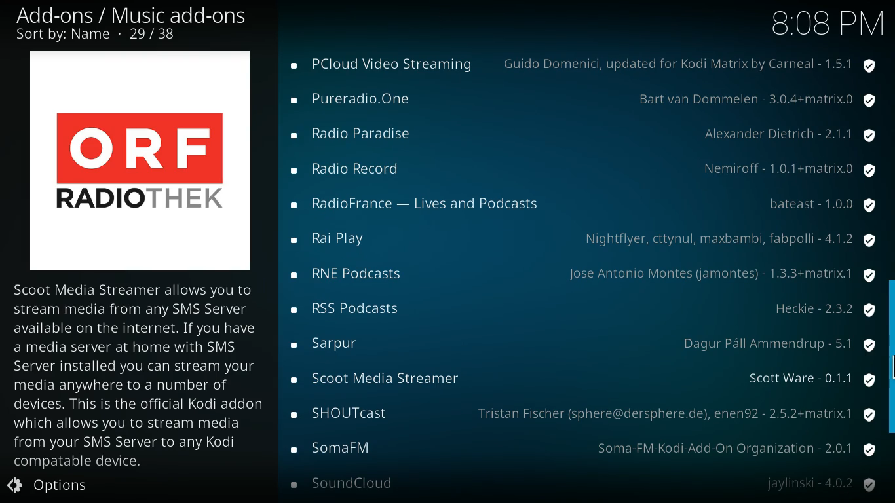  Describe the element at coordinates (381, 377) in the screenshot. I see `add-on` at that location.